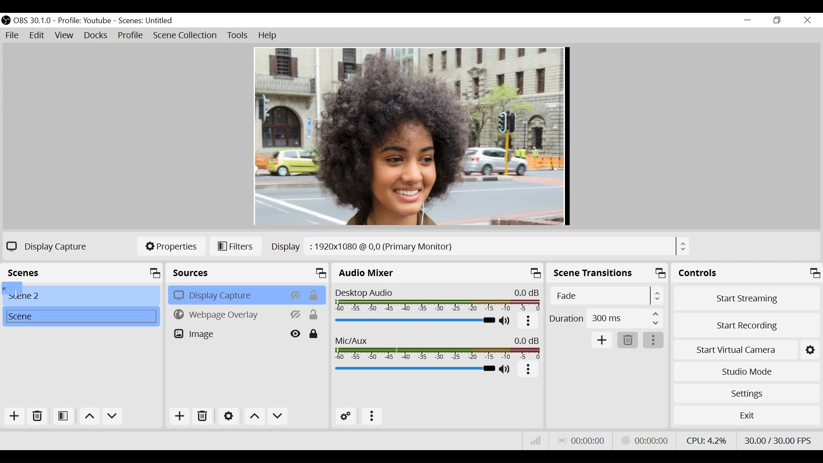  I want to click on Display Capture, so click(227, 295).